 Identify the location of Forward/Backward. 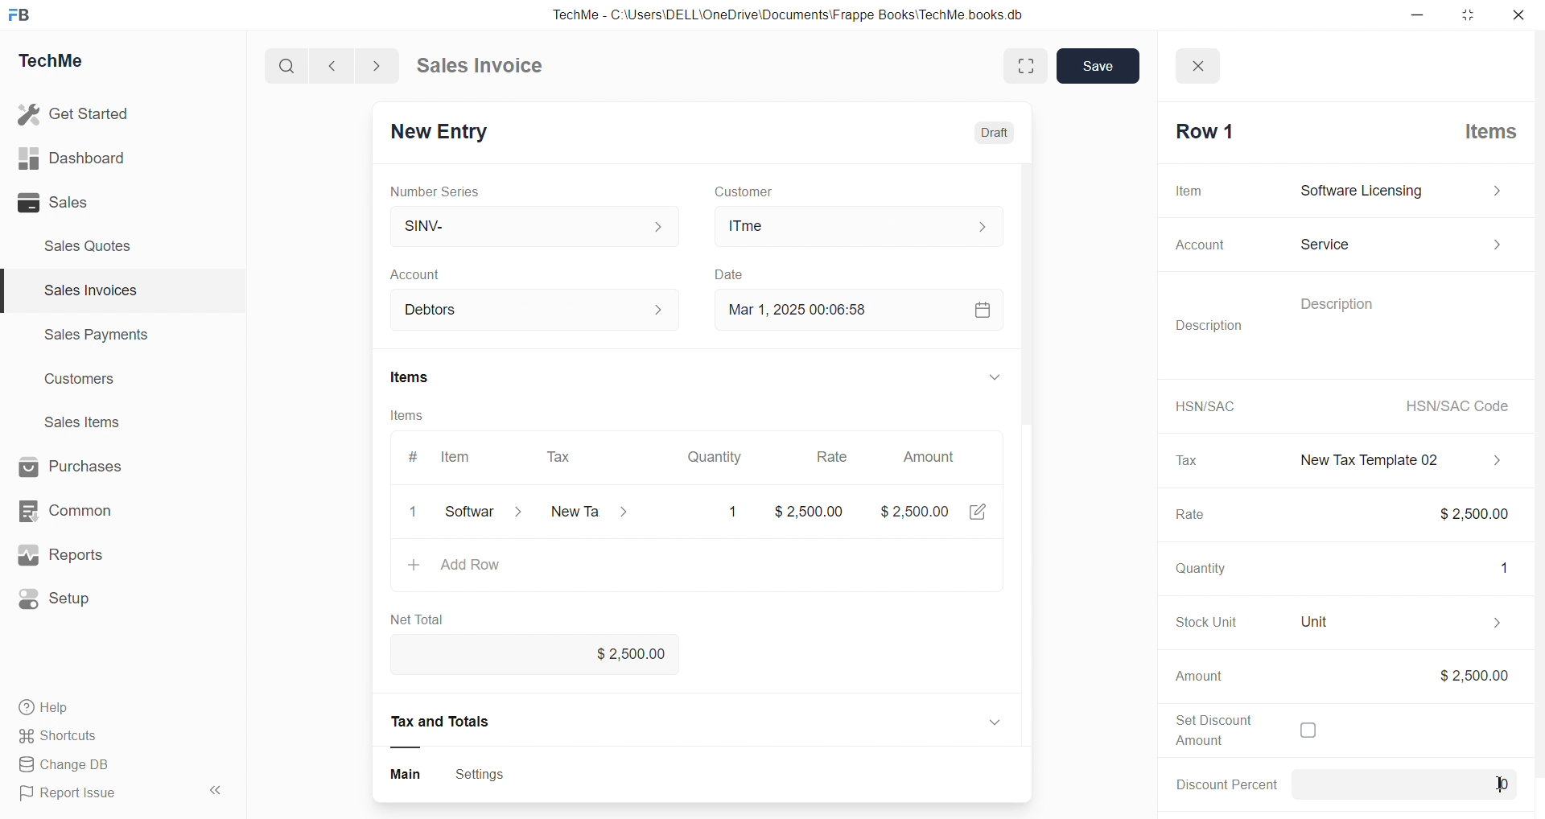
(356, 64).